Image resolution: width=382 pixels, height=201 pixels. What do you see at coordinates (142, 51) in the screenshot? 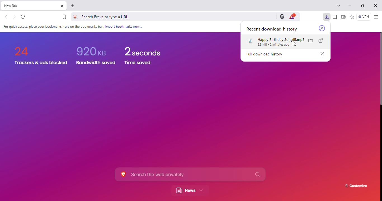
I see `2 seconds time saved` at bounding box center [142, 51].